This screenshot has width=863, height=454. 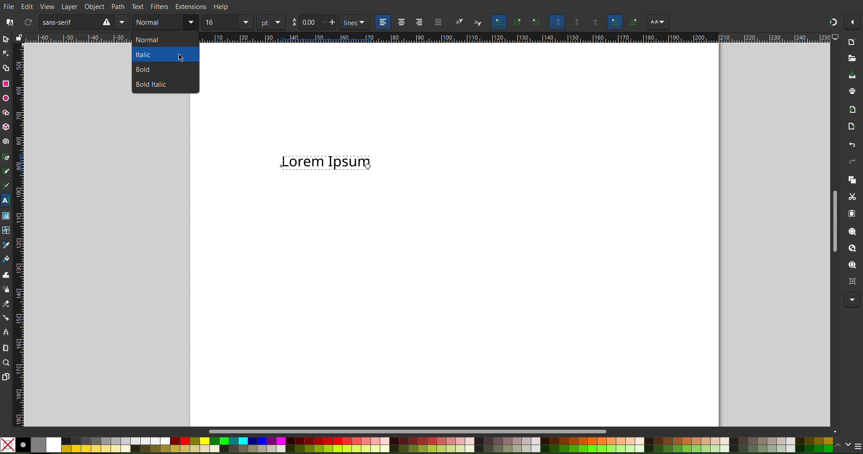 I want to click on Zoom Centre Page, so click(x=849, y=282).